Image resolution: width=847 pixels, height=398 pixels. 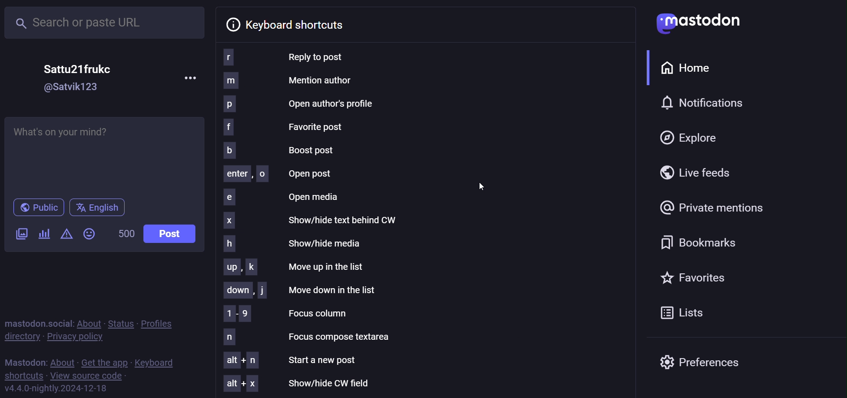 What do you see at coordinates (56, 389) in the screenshot?
I see `Vv4.4.0-nightly.2024-12-18` at bounding box center [56, 389].